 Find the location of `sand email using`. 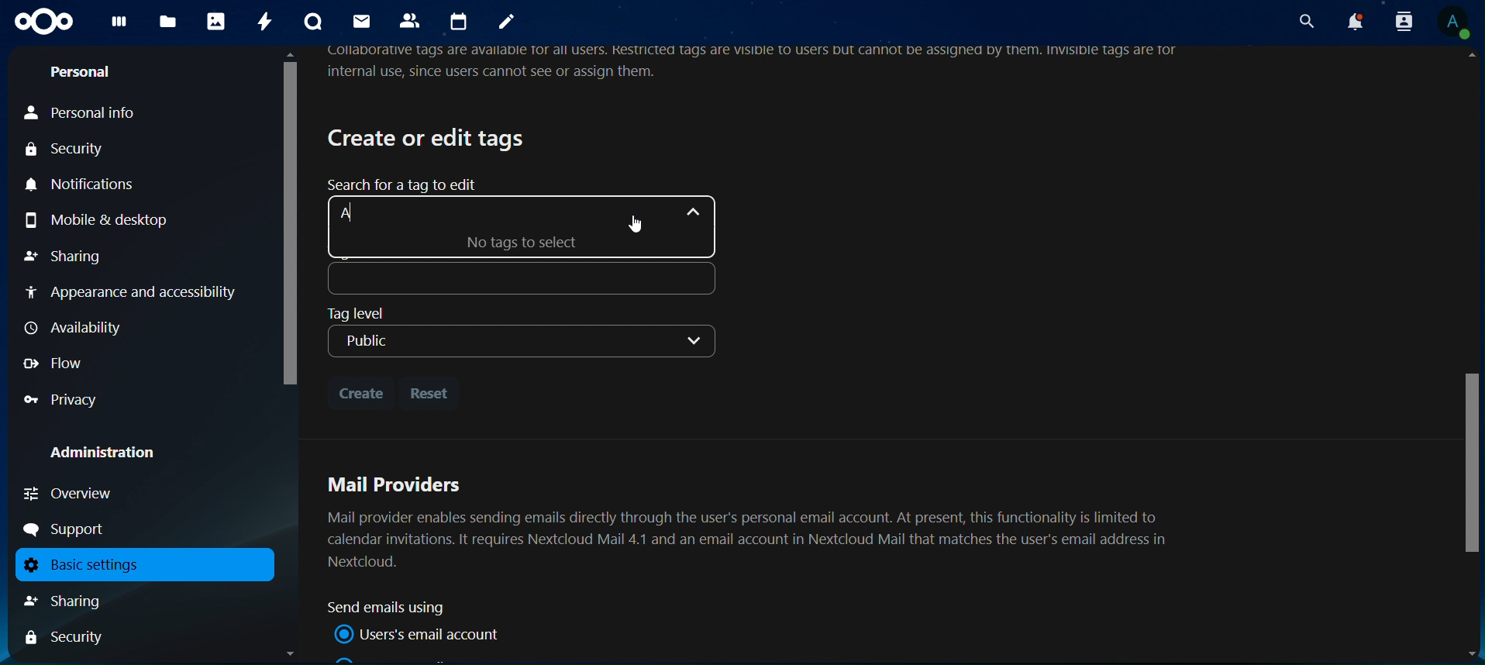

sand email using is located at coordinates (393, 608).